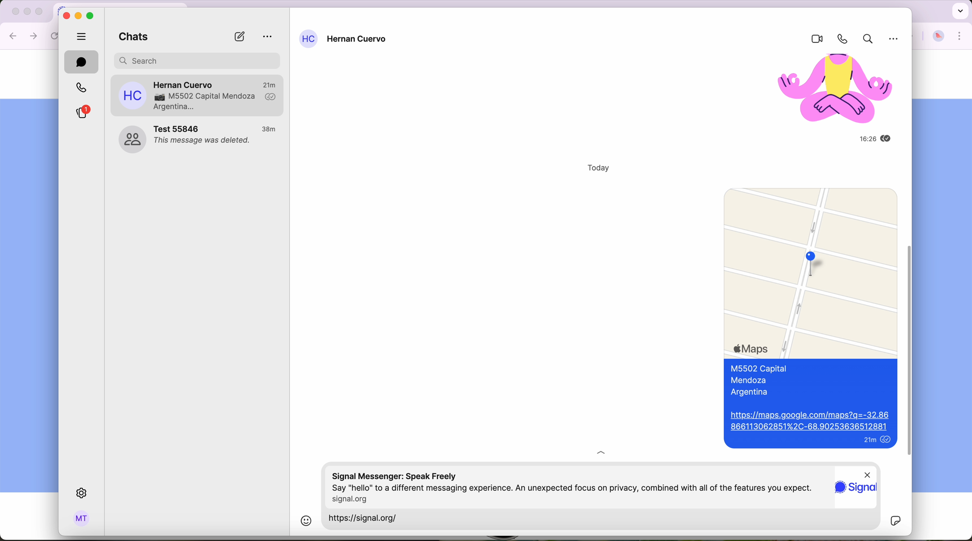  Describe the element at coordinates (24, 35) in the screenshot. I see `navigate arrows` at that location.